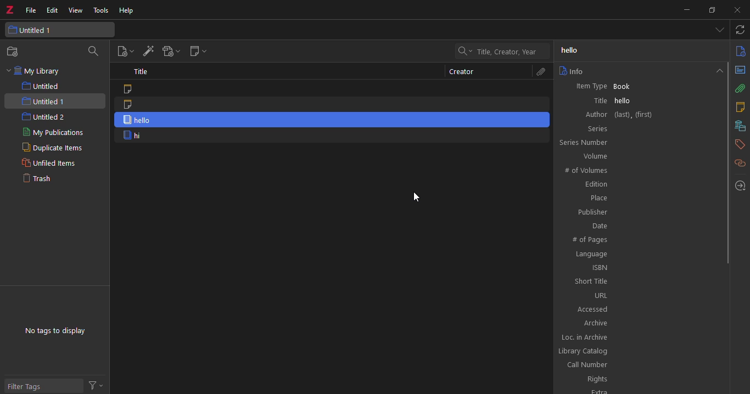  Describe the element at coordinates (46, 86) in the screenshot. I see `untitled` at that location.